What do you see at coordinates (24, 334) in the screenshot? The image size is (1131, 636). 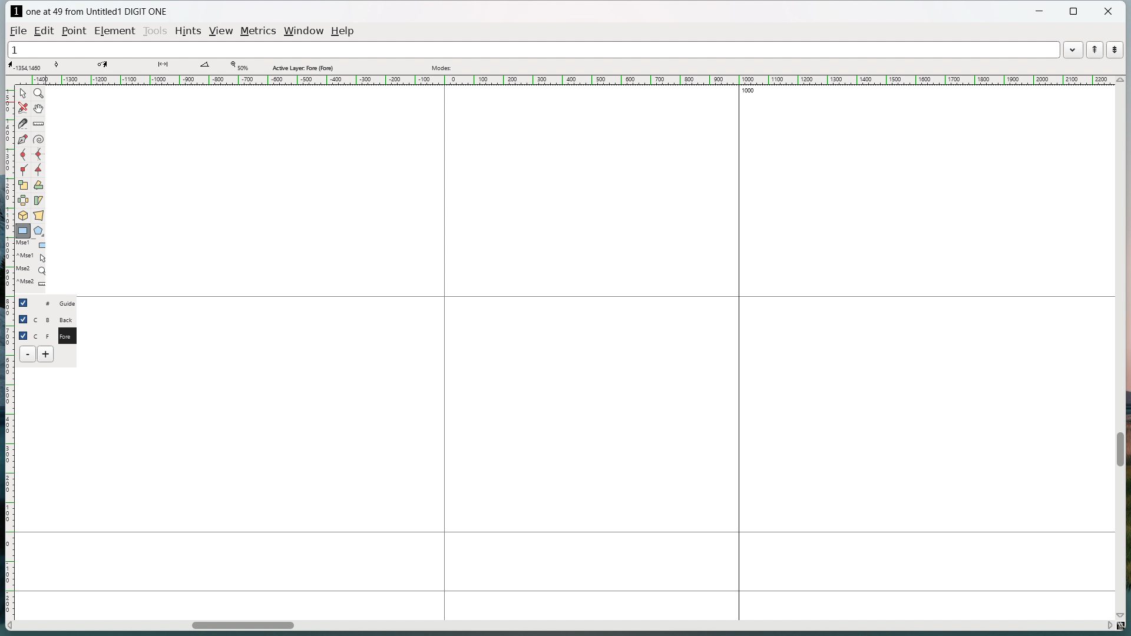 I see `checkbox` at bounding box center [24, 334].